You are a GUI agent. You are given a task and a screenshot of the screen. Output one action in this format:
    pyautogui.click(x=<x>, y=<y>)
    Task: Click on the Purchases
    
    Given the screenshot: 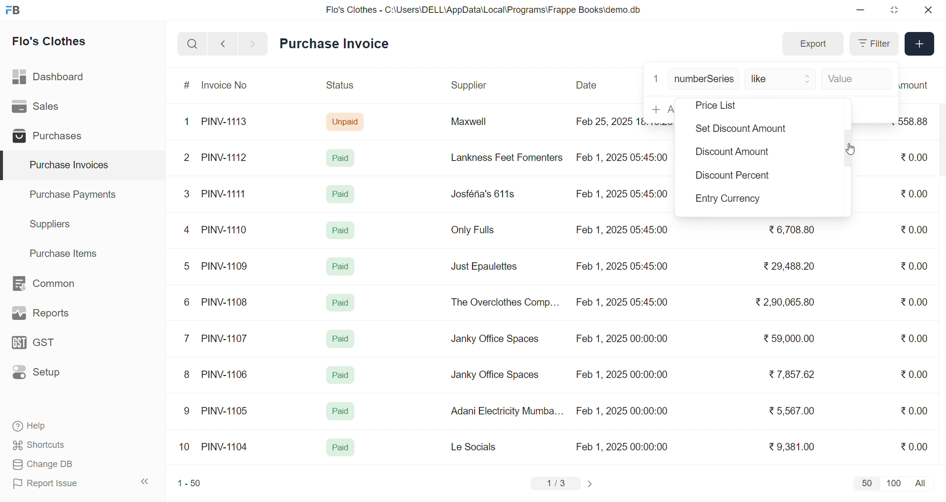 What is the action you would take?
    pyautogui.click(x=51, y=137)
    